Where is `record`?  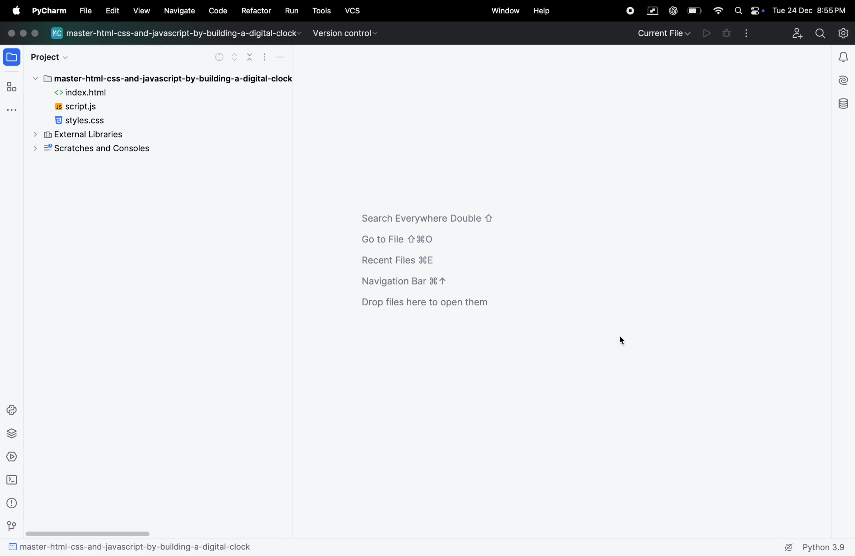 record is located at coordinates (629, 10).